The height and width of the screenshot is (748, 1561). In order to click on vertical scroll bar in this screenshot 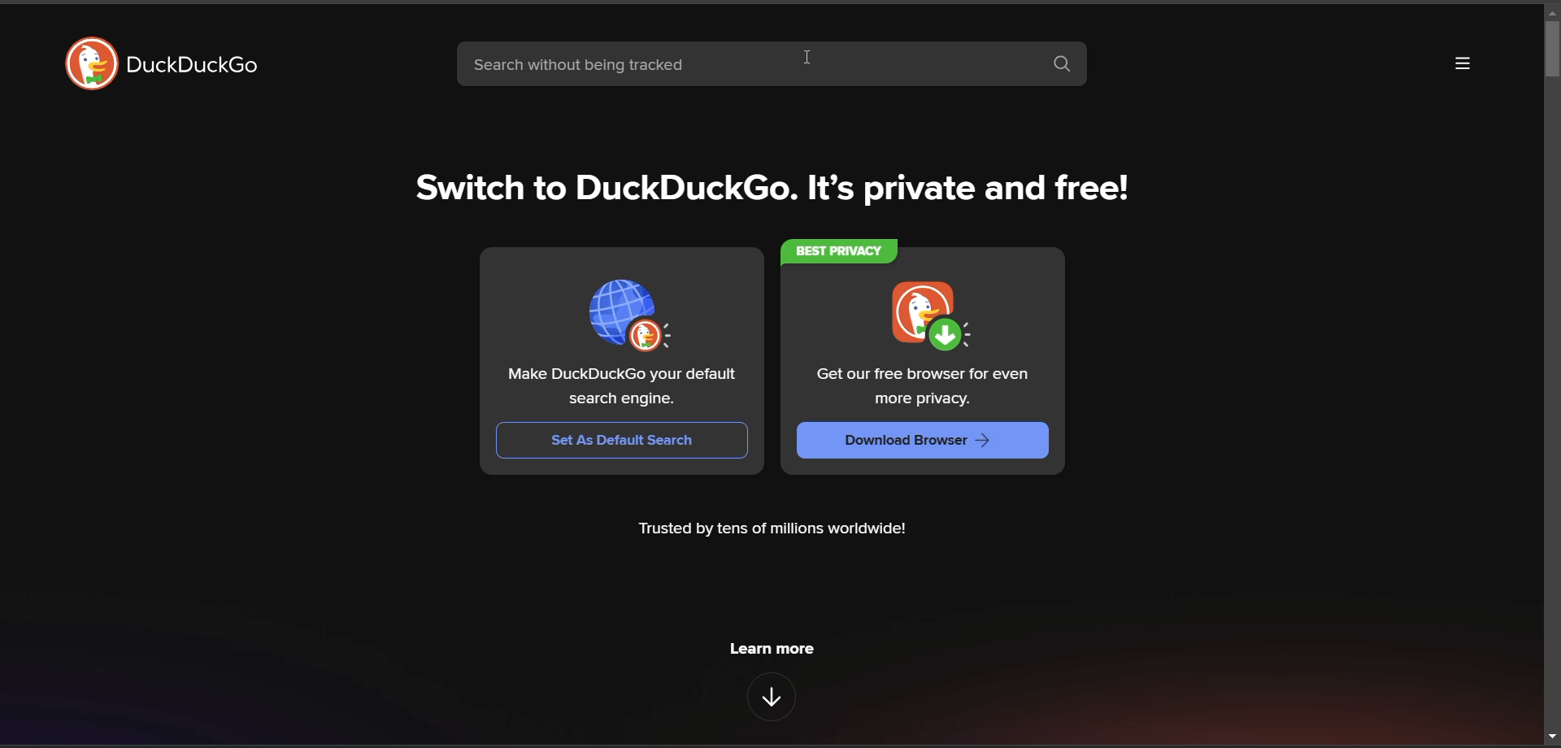, I will do `click(1551, 46)`.